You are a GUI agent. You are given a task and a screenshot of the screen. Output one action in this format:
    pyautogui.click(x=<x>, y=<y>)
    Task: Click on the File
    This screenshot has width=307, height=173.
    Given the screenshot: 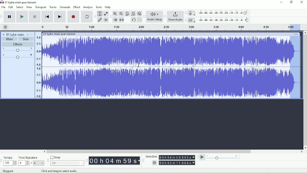 What is the action you would take?
    pyautogui.click(x=4, y=7)
    